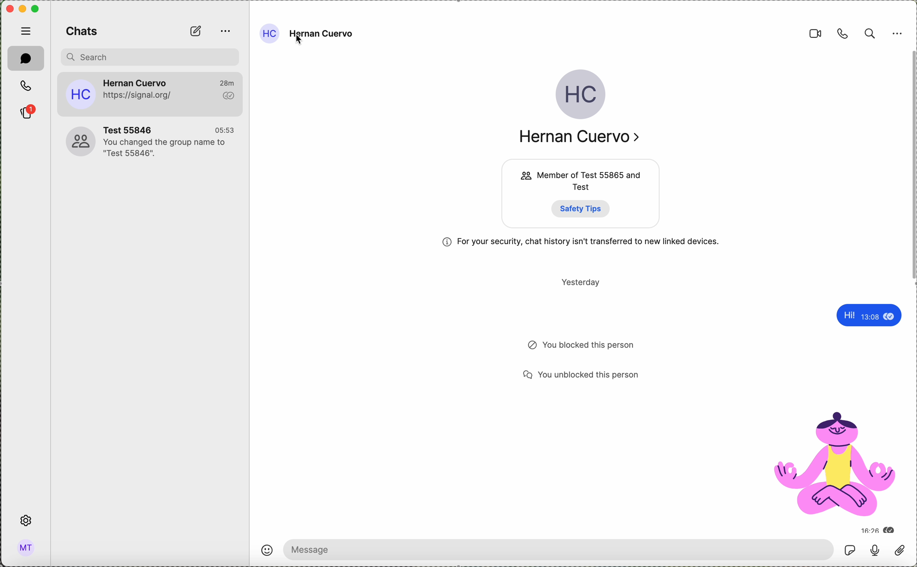 Image resolution: width=917 pixels, height=567 pixels. I want to click on call, so click(27, 87).